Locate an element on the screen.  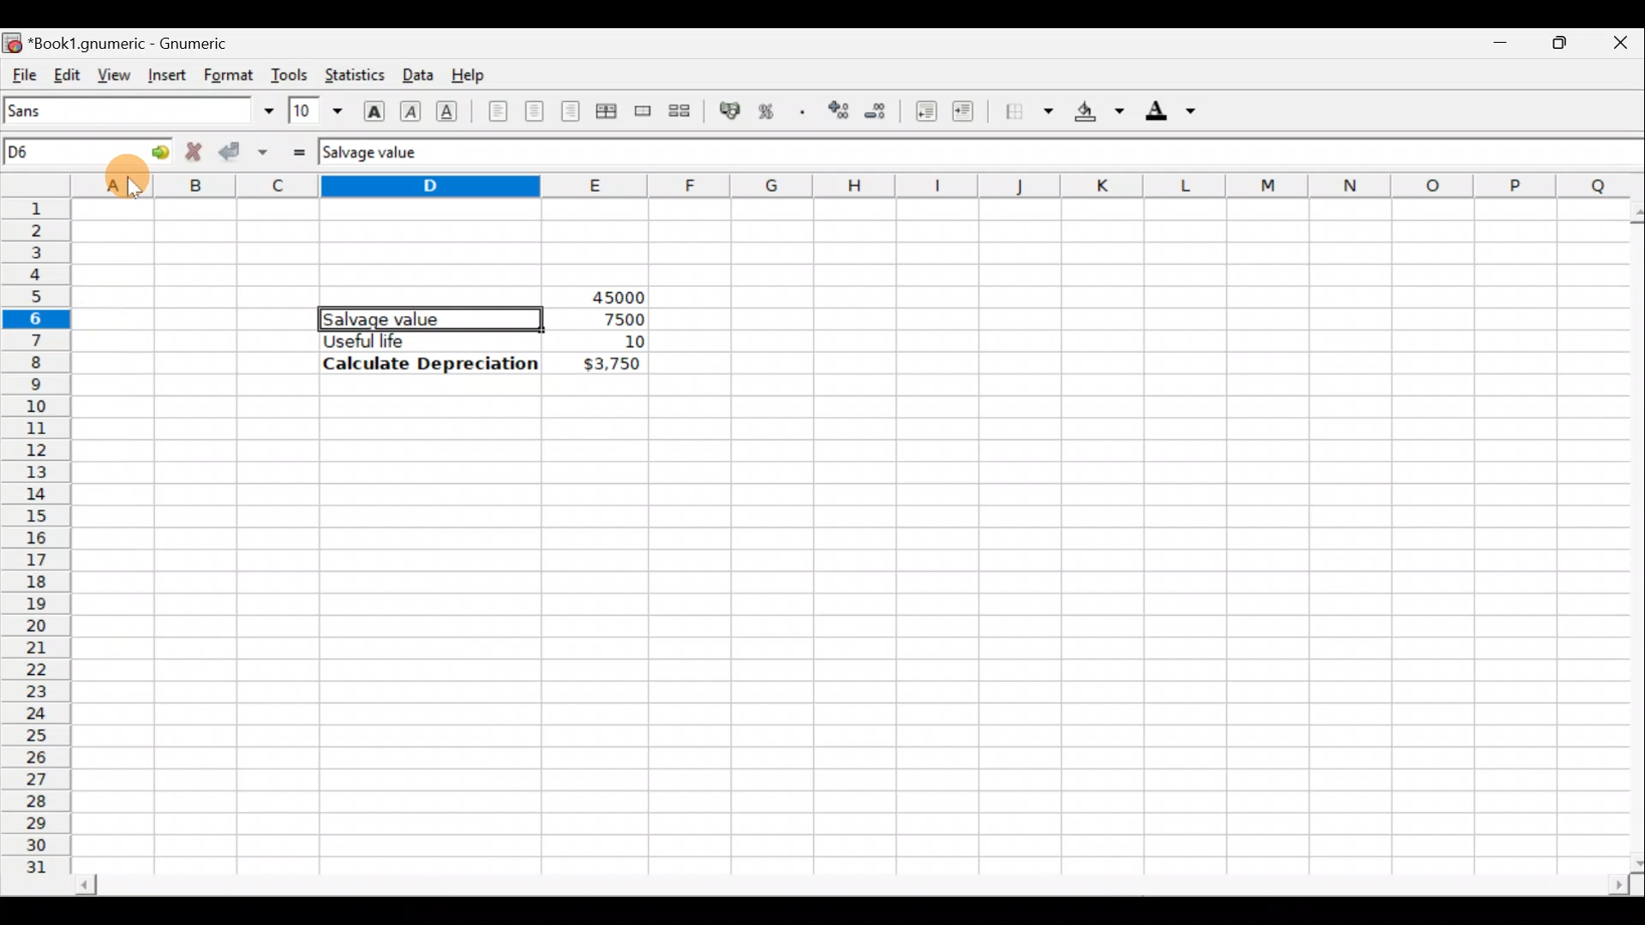
Merge a range of cells is located at coordinates (644, 114).